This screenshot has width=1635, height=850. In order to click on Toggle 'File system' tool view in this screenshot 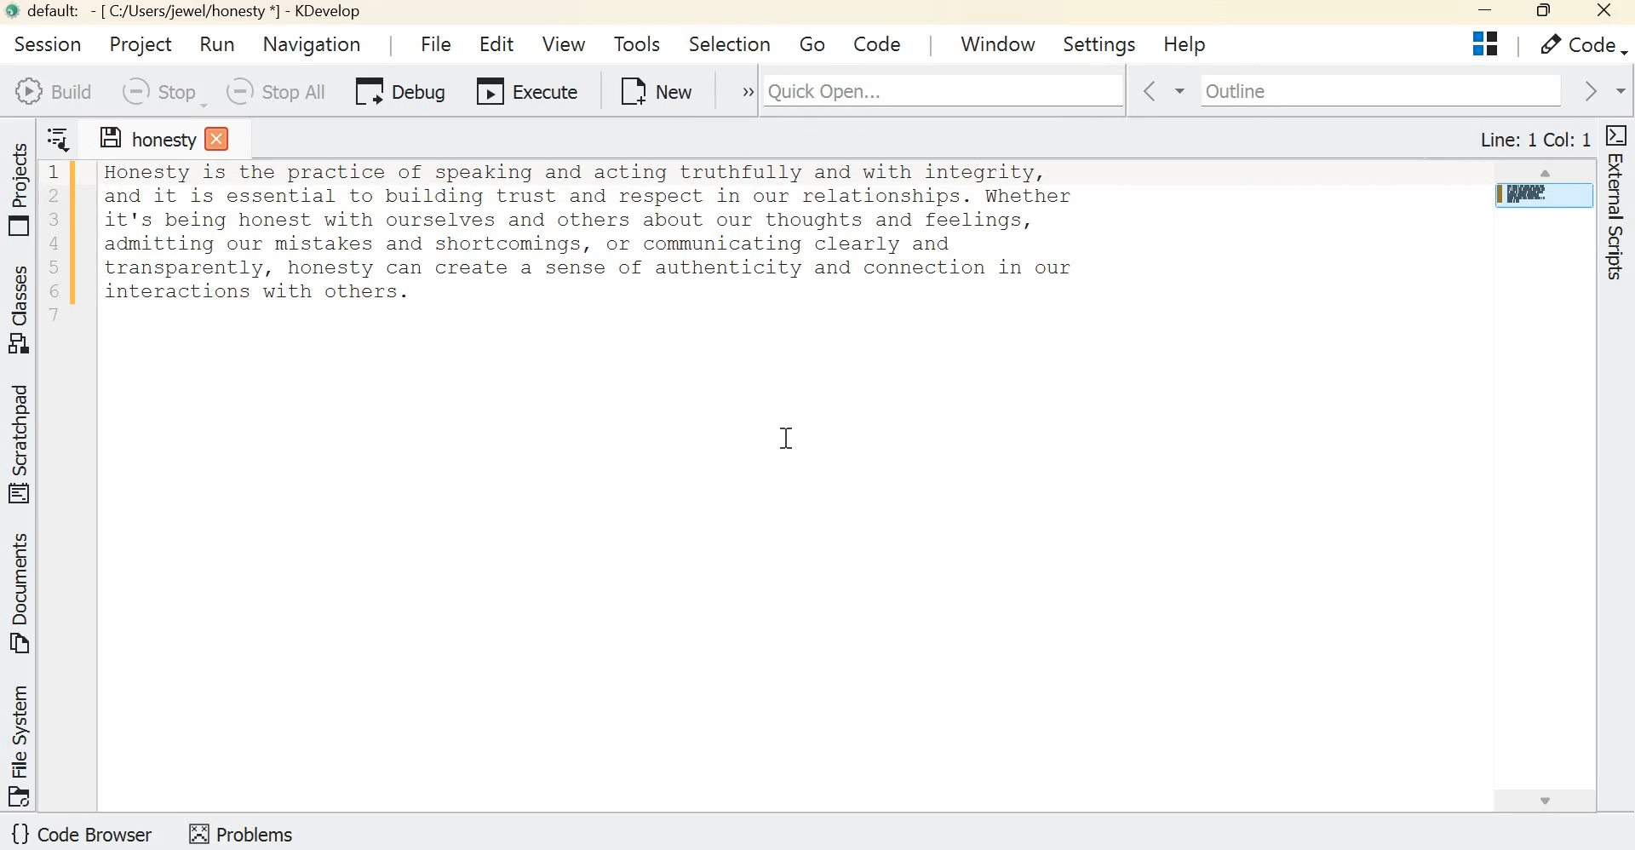, I will do `click(22, 744)`.